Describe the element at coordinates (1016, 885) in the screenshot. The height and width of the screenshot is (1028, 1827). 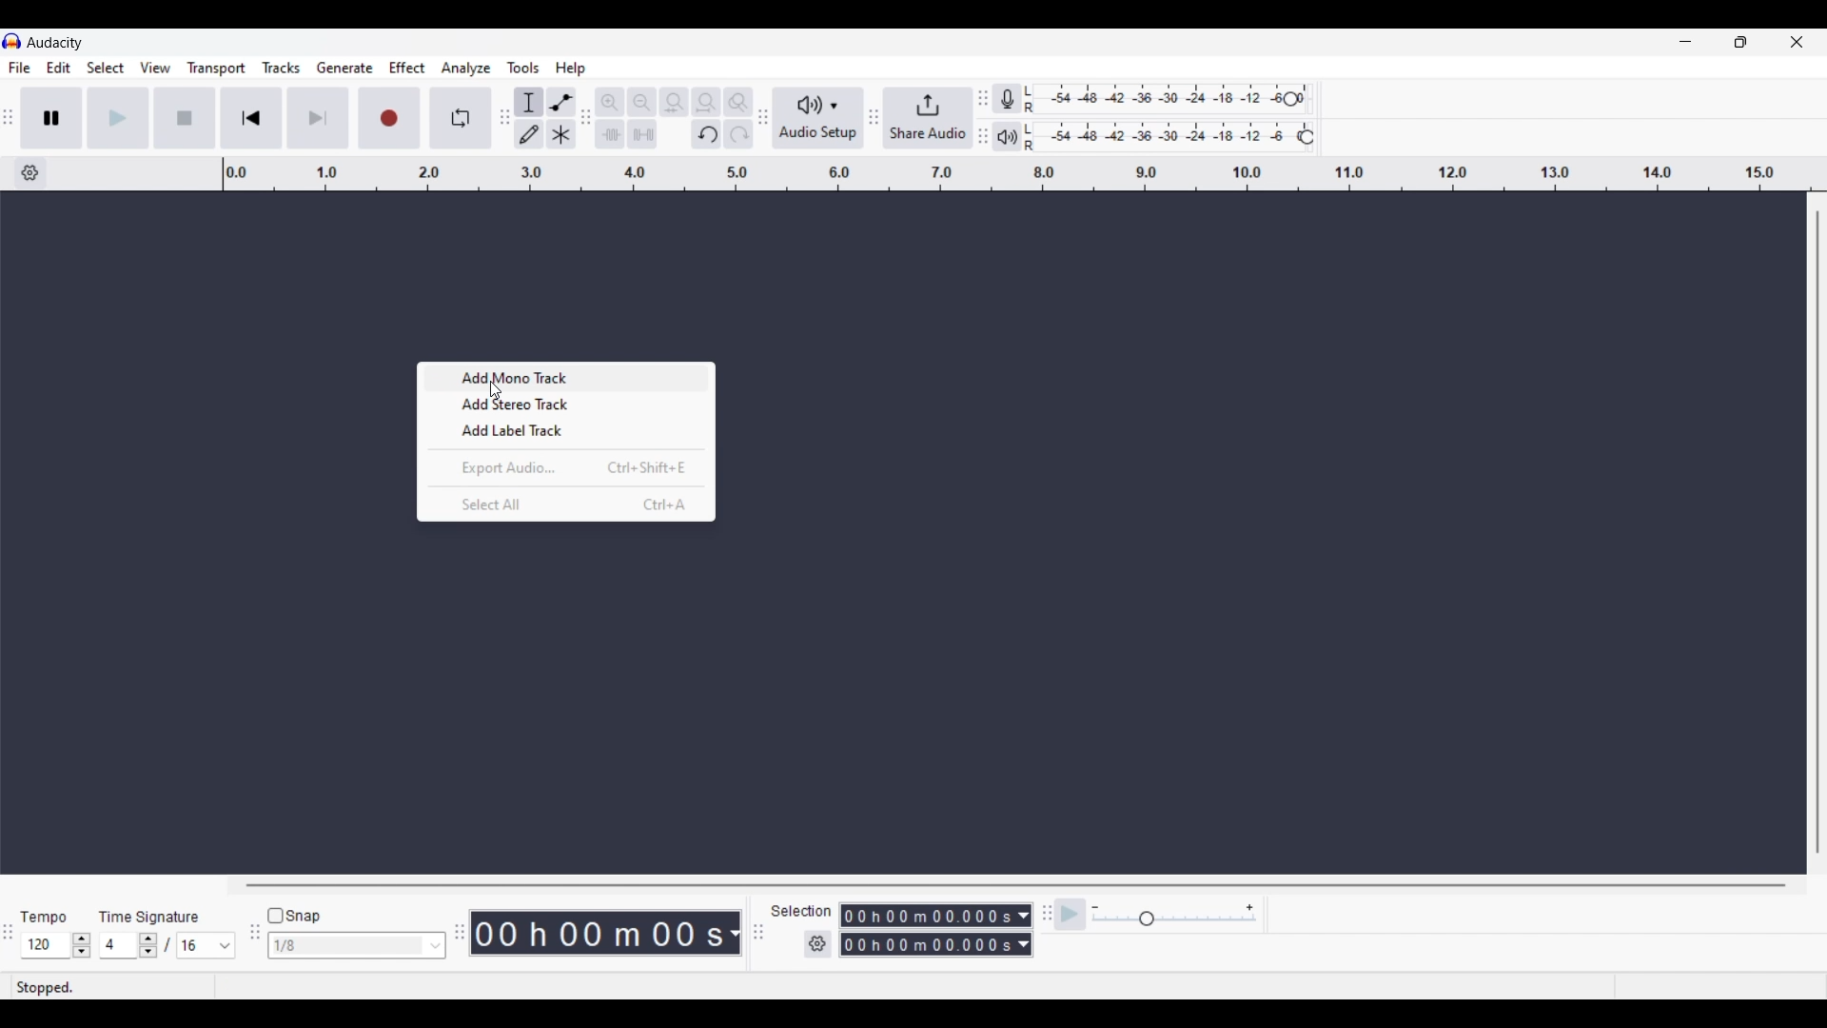
I see `Horizontal slide bar` at that location.